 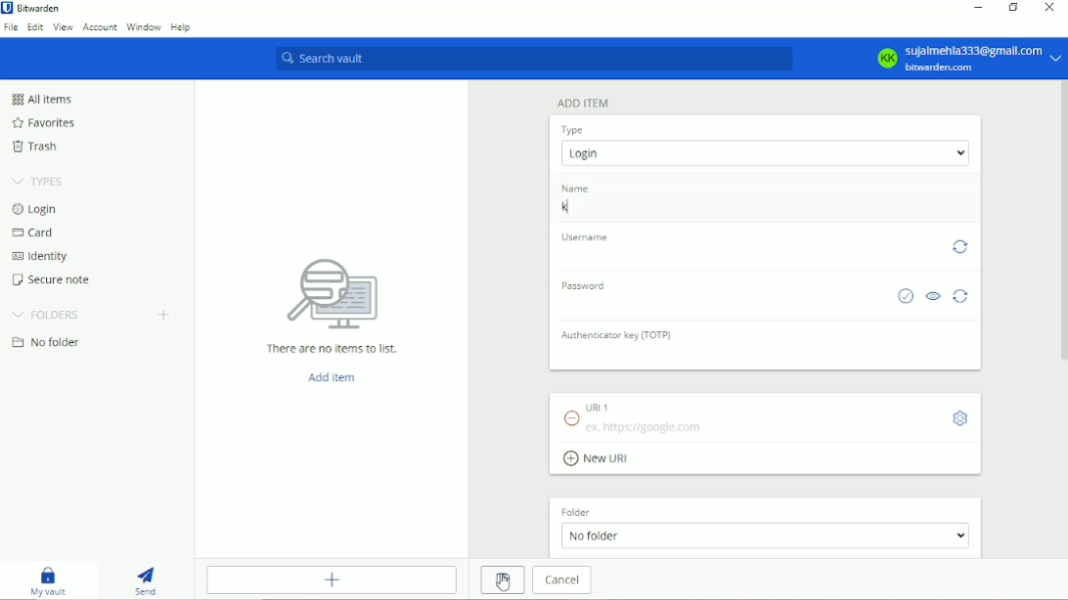 I want to click on Secure note, so click(x=49, y=279).